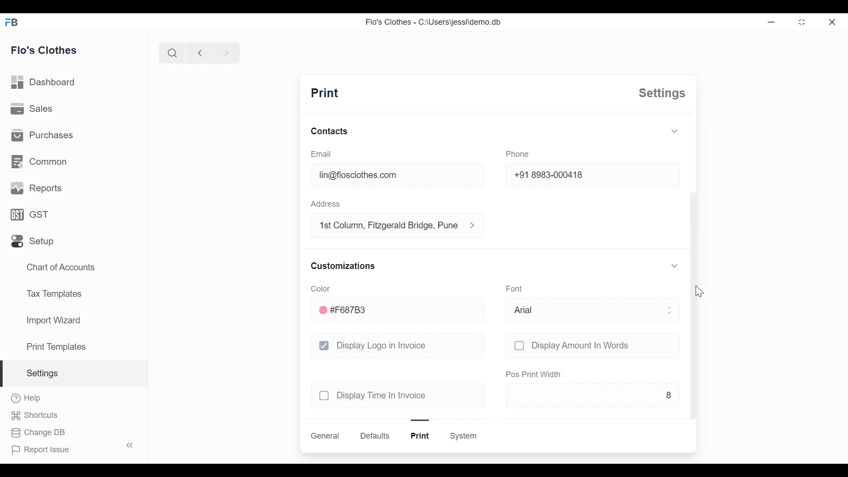  Describe the element at coordinates (39, 162) in the screenshot. I see `common` at that location.